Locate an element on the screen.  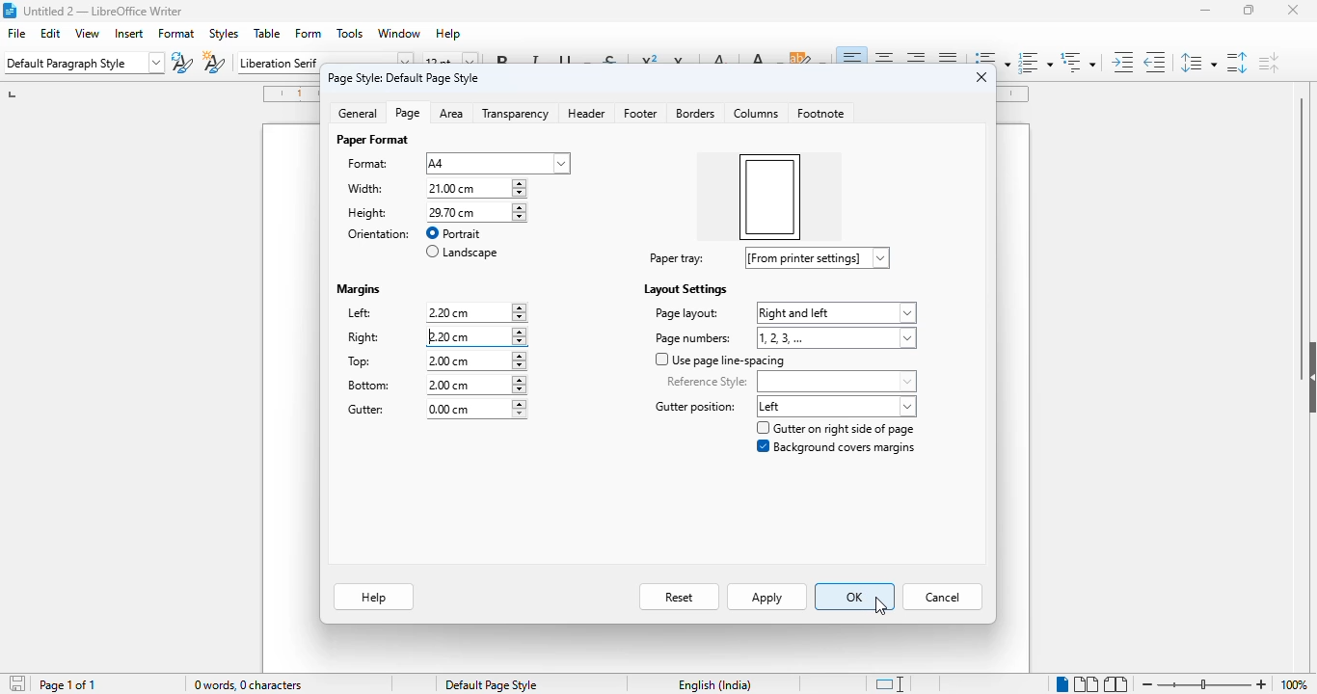
paper format is located at coordinates (374, 141).